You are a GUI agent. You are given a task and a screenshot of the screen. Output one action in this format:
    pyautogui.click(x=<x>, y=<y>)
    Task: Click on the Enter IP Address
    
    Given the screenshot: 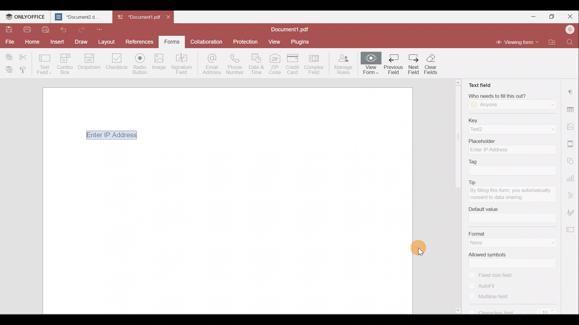 What is the action you would take?
    pyautogui.click(x=512, y=150)
    